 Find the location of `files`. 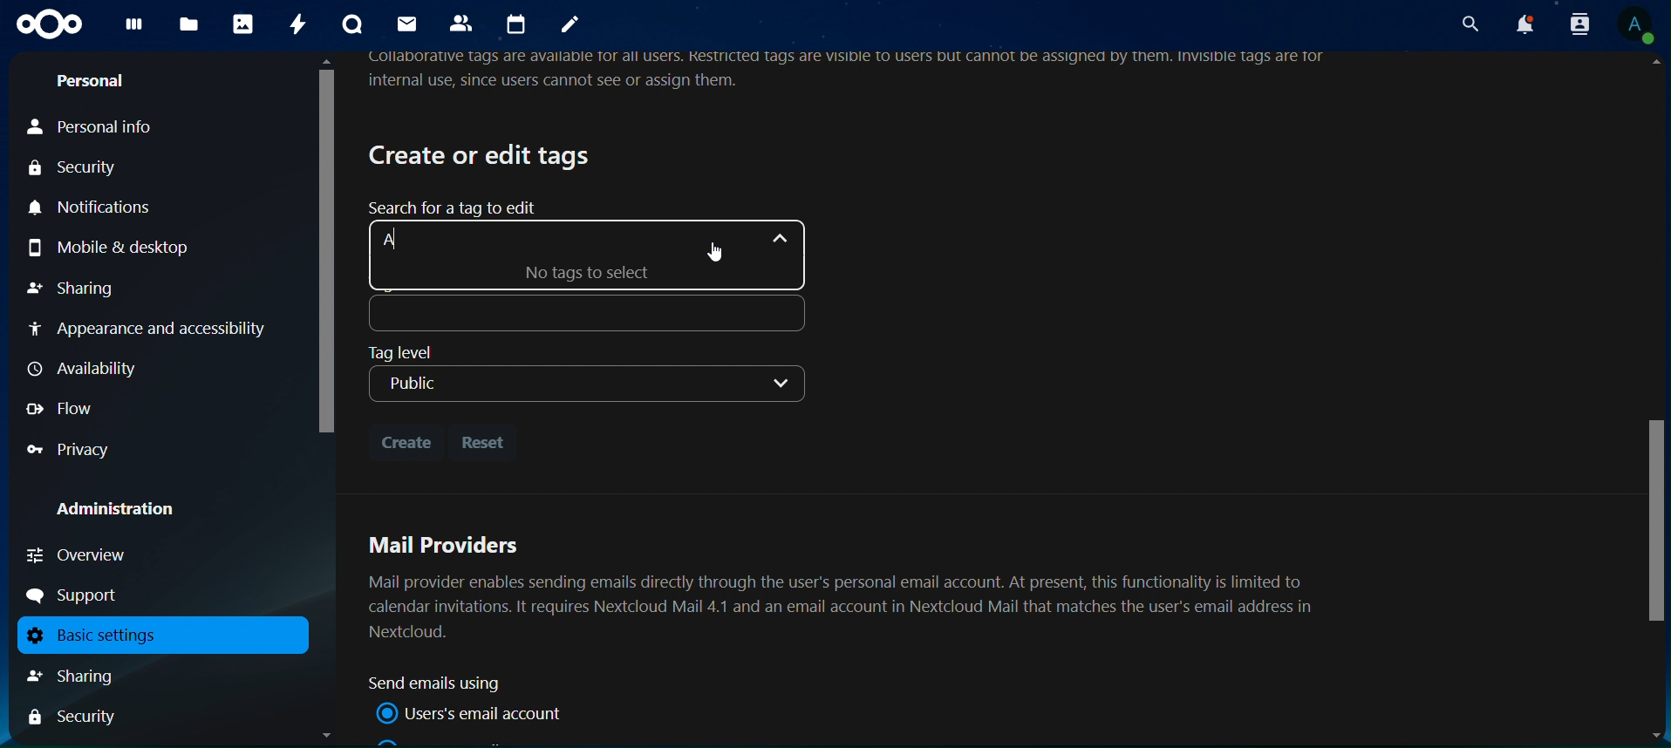

files is located at coordinates (188, 25).